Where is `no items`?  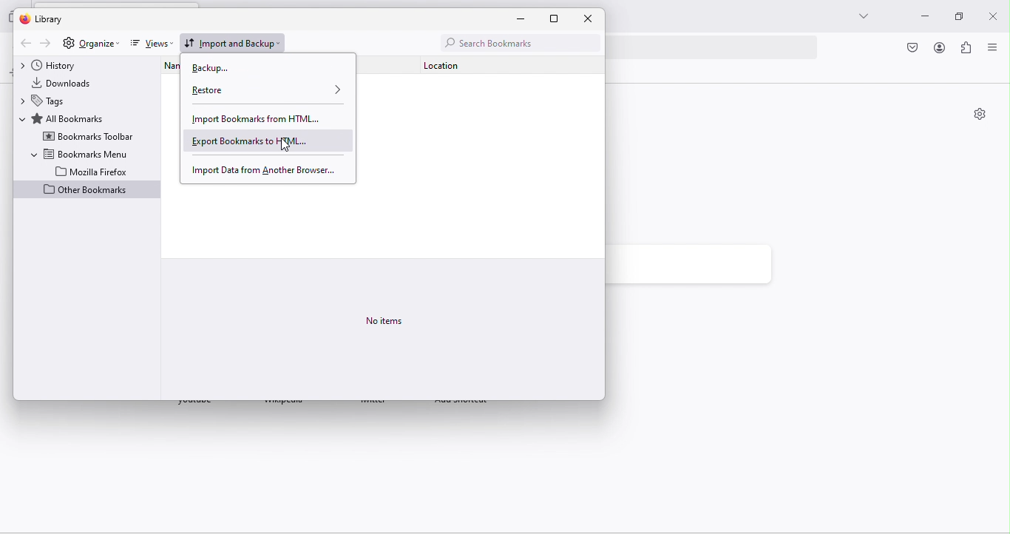 no items is located at coordinates (384, 320).